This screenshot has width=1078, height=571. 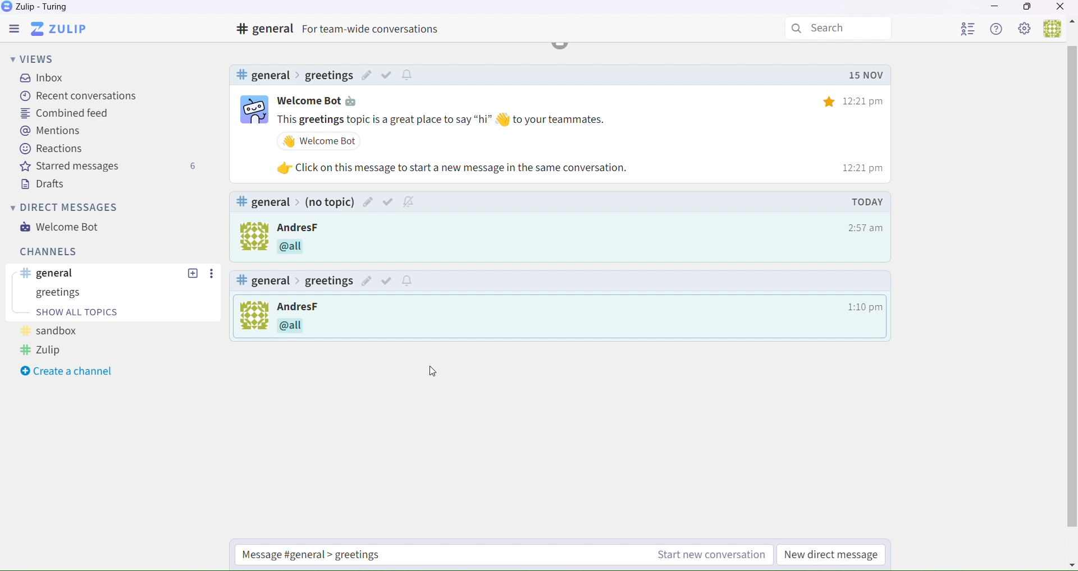 I want to click on , so click(x=320, y=325).